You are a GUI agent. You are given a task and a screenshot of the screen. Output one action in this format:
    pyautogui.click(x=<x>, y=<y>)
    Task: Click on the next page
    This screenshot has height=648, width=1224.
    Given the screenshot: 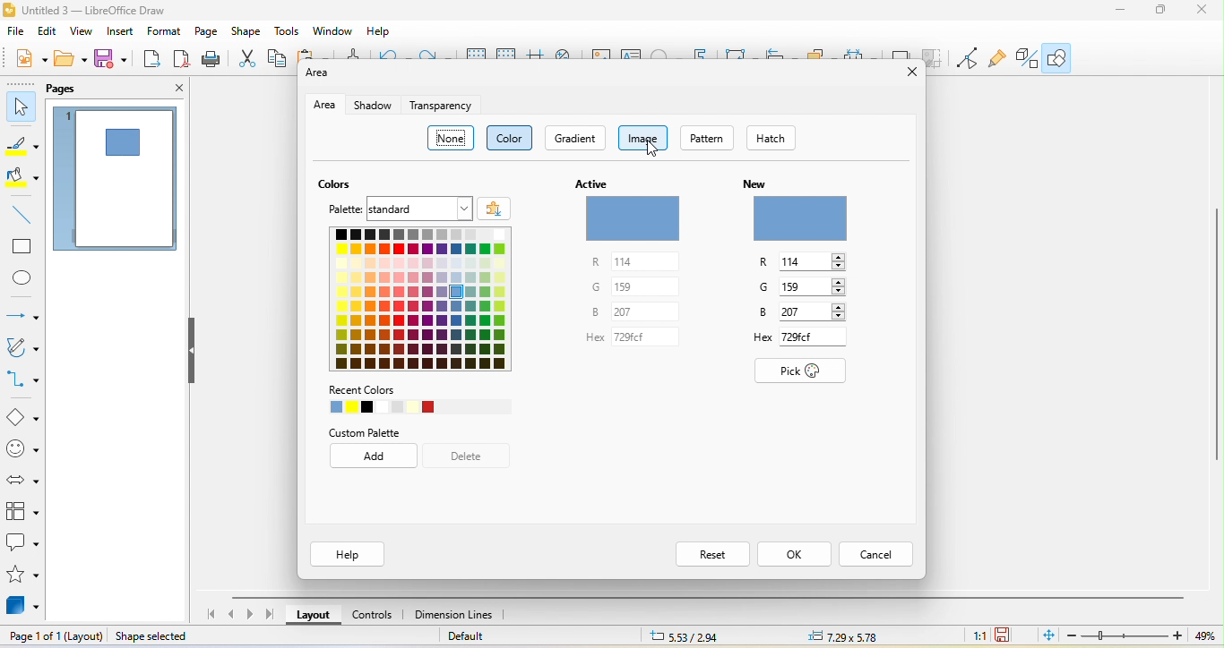 What is the action you would take?
    pyautogui.click(x=251, y=614)
    